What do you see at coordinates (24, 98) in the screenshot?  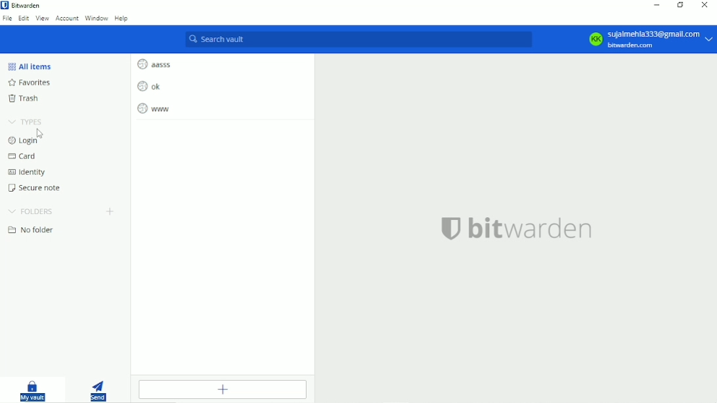 I see `Trash` at bounding box center [24, 98].